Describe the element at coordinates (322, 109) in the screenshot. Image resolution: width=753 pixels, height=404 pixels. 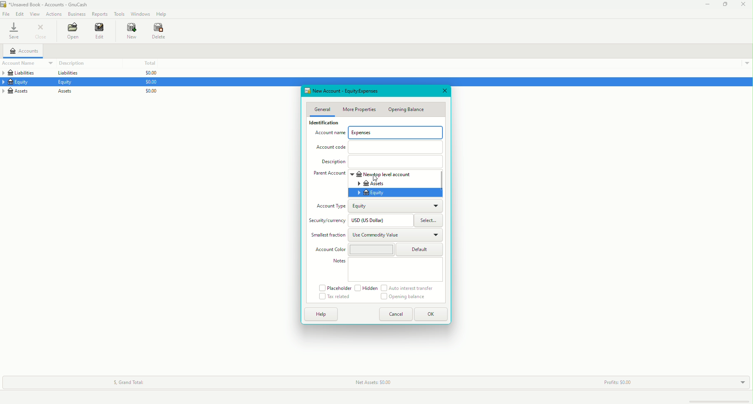
I see `General` at that location.